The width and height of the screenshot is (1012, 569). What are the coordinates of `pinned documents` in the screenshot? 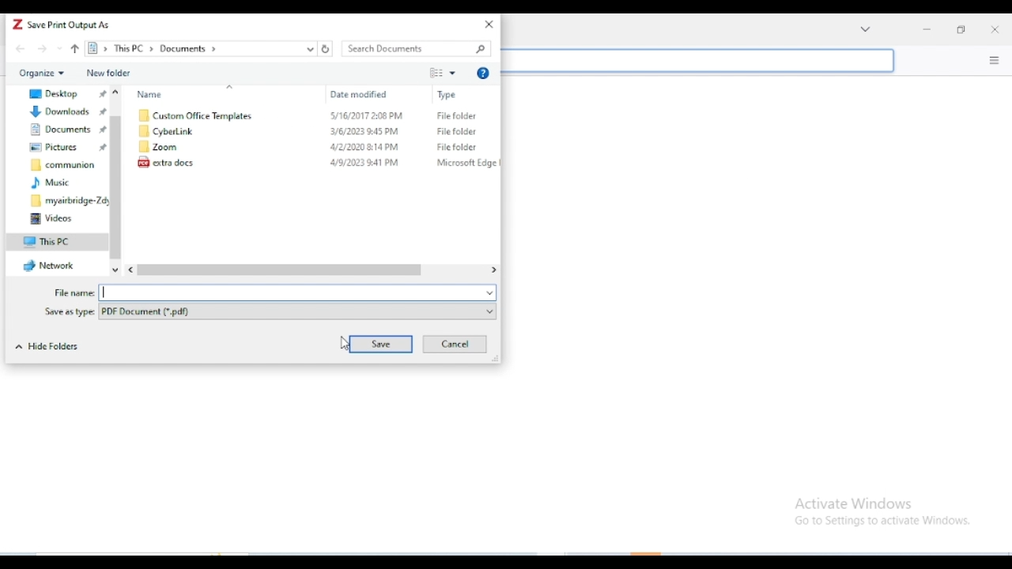 It's located at (67, 129).